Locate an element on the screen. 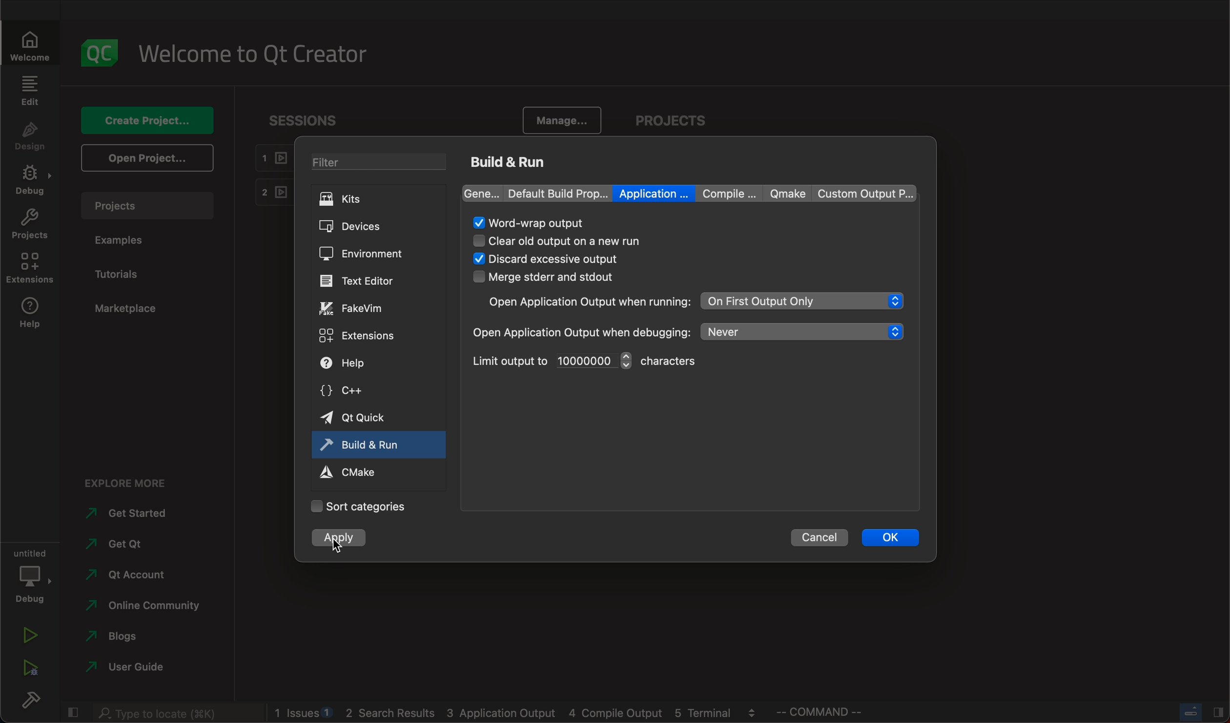  command is located at coordinates (830, 712).